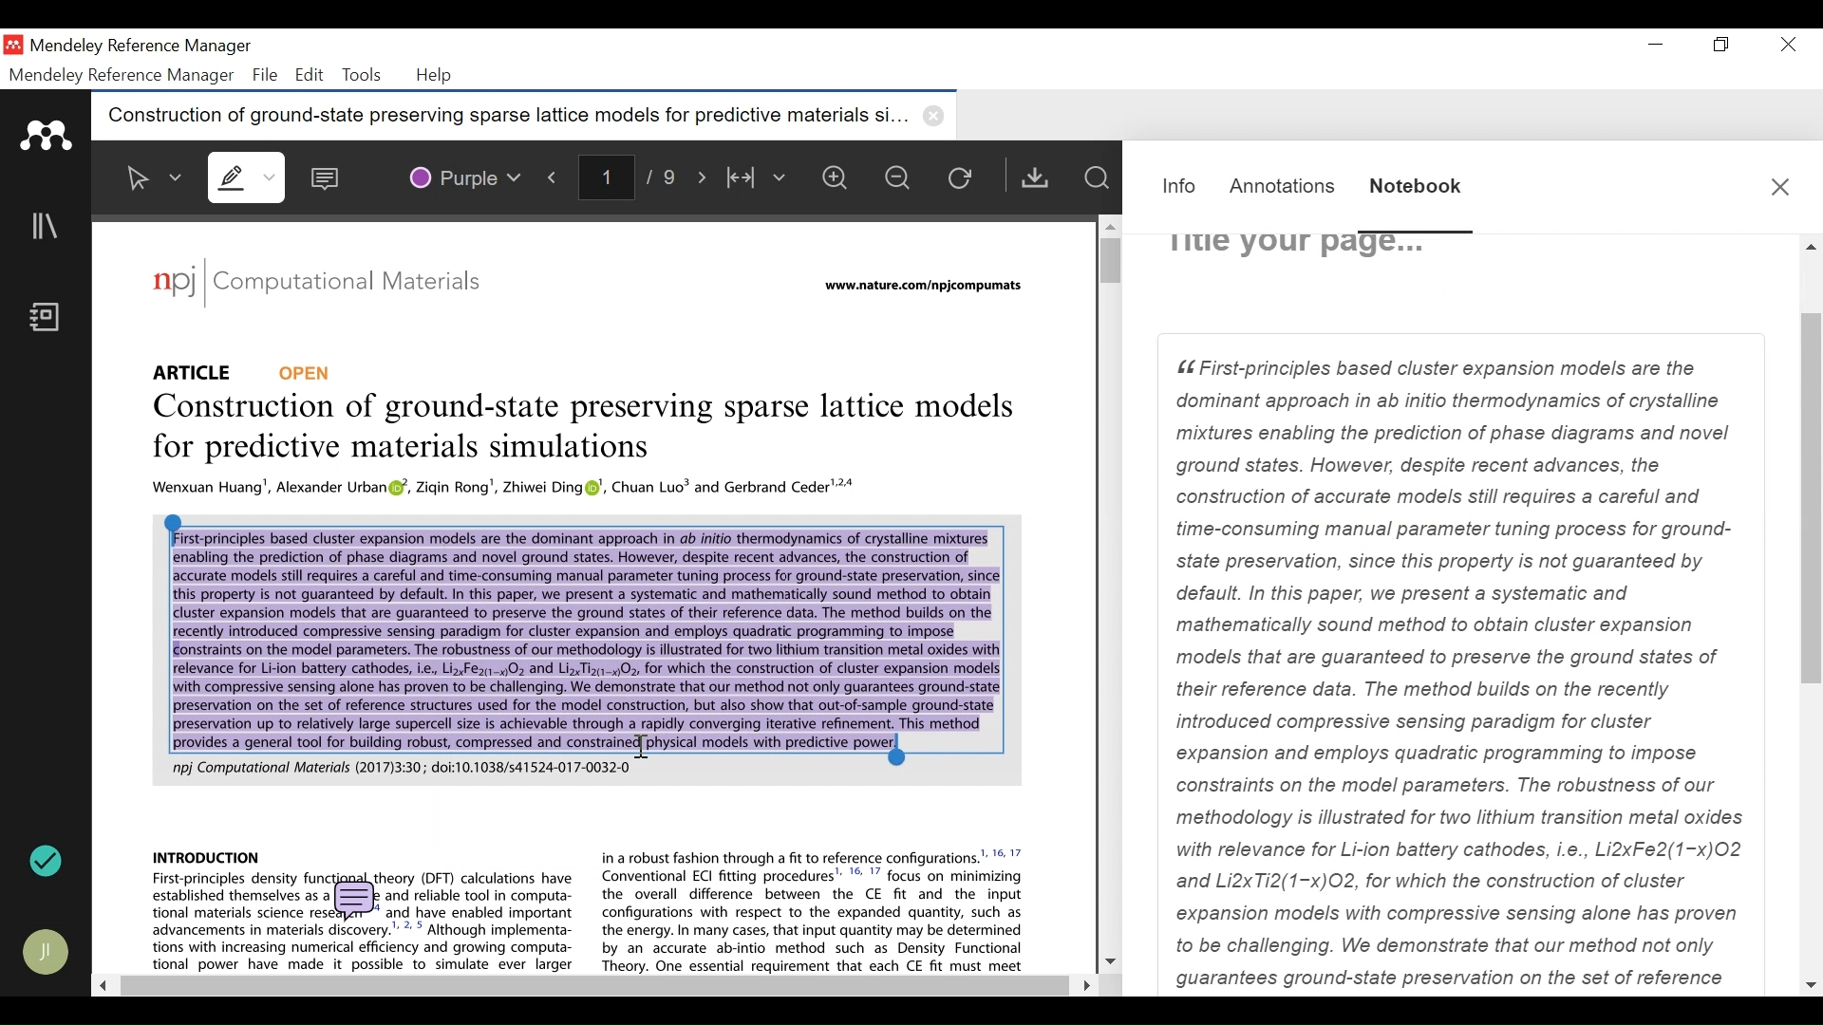  I want to click on Close, so click(1780, 186).